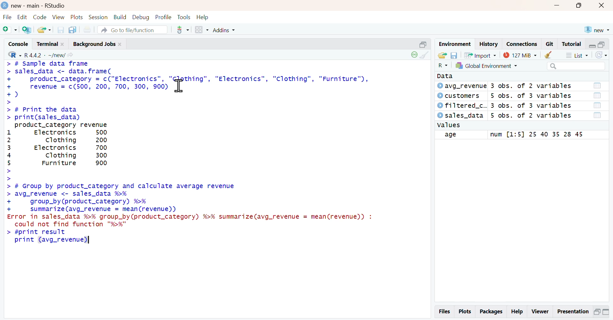 This screenshot has width=613, height=320. Describe the element at coordinates (98, 17) in the screenshot. I see `Session` at that location.